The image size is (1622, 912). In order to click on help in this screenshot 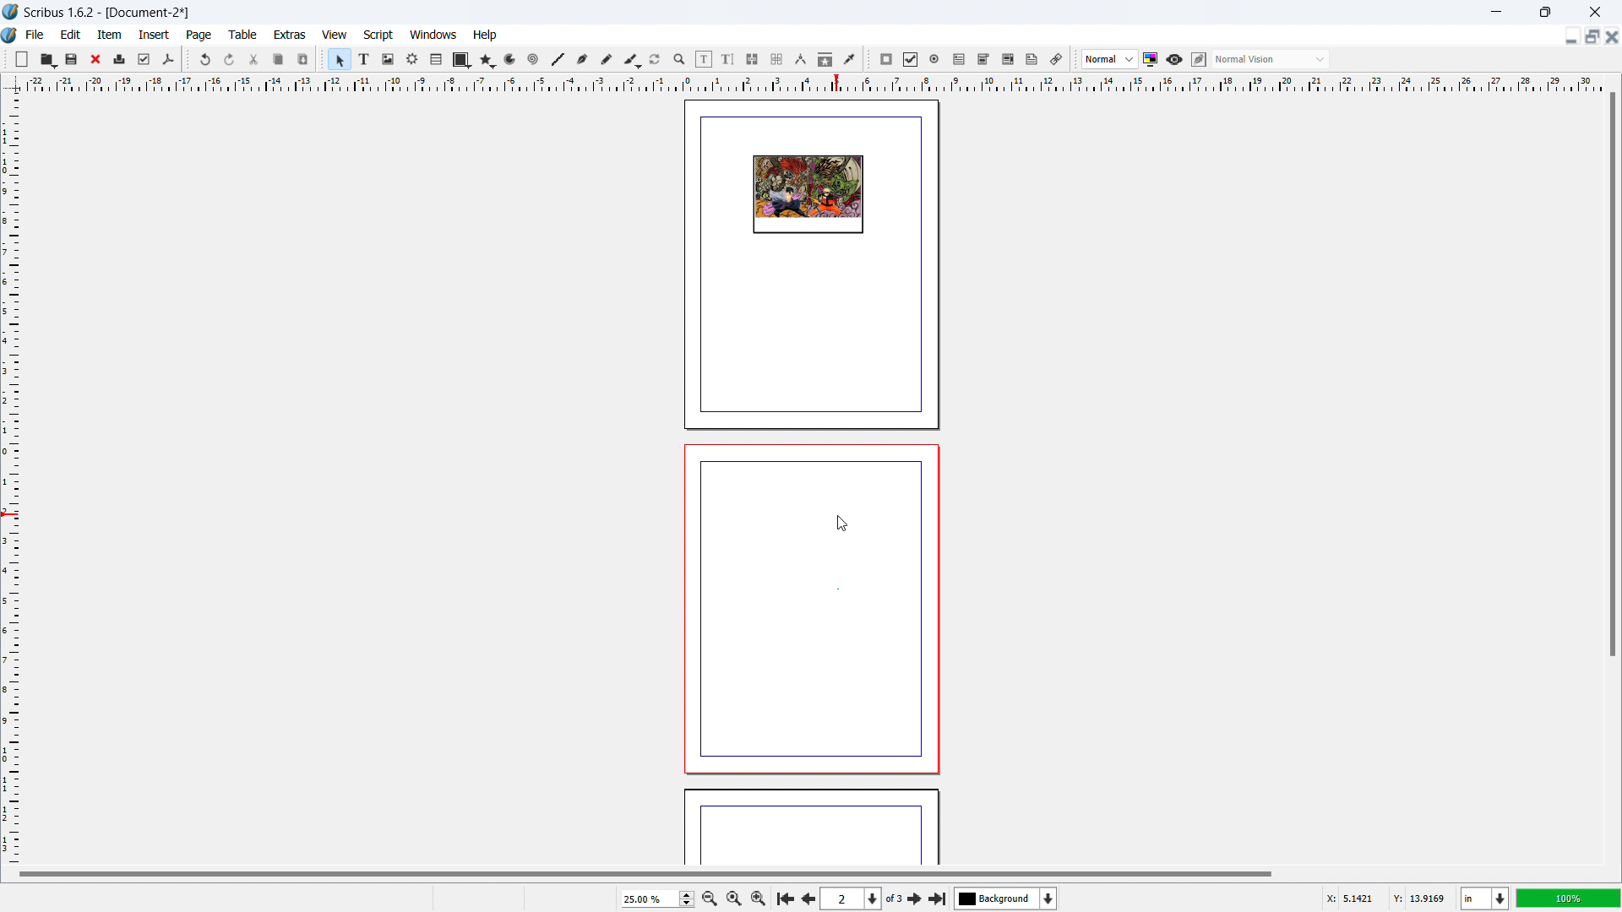, I will do `click(486, 35)`.